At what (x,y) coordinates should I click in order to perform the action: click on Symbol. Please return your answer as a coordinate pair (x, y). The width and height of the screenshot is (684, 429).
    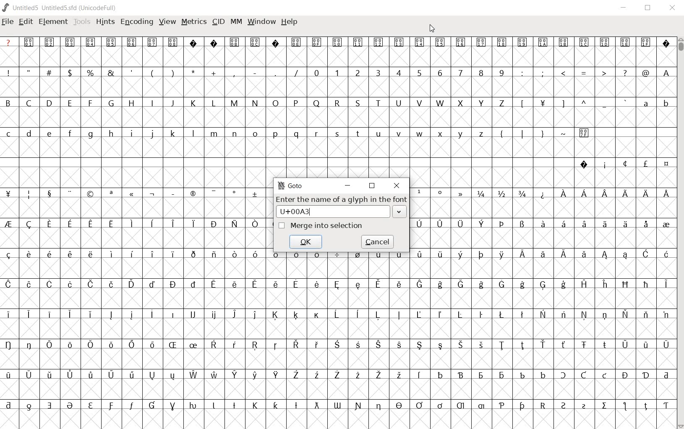
    Looking at the image, I should click on (399, 375).